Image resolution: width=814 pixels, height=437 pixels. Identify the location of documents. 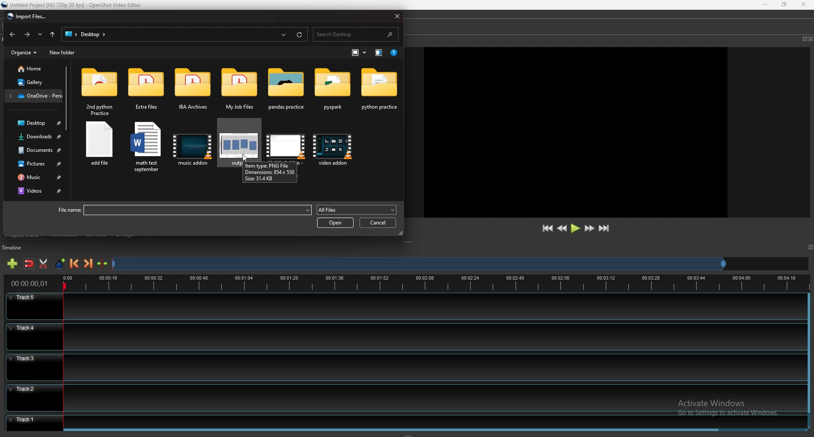
(36, 150).